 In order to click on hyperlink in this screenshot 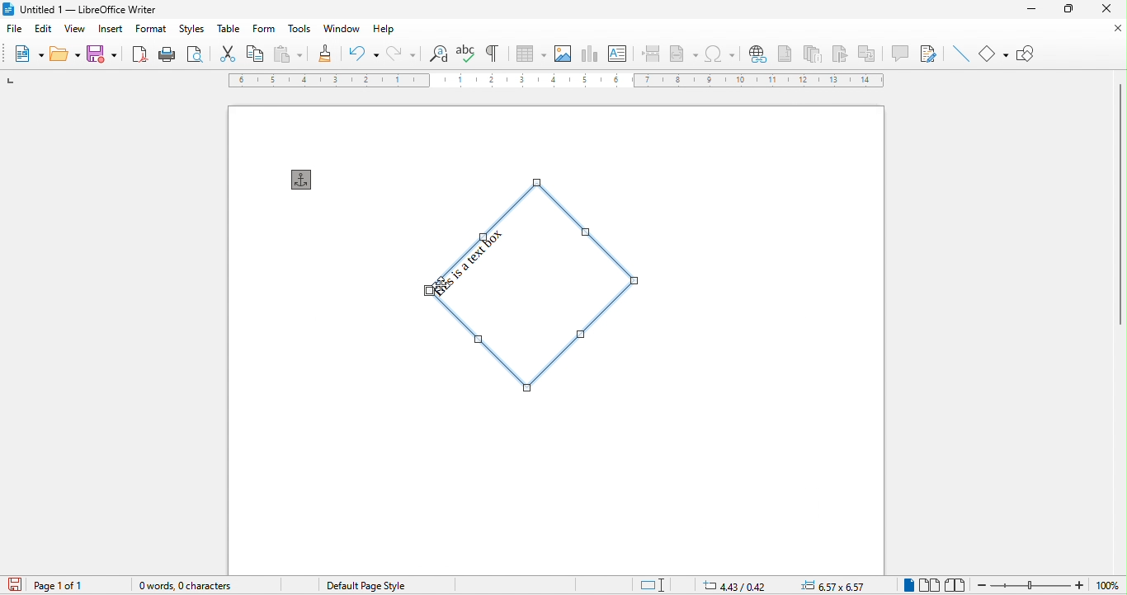, I will do `click(756, 54)`.